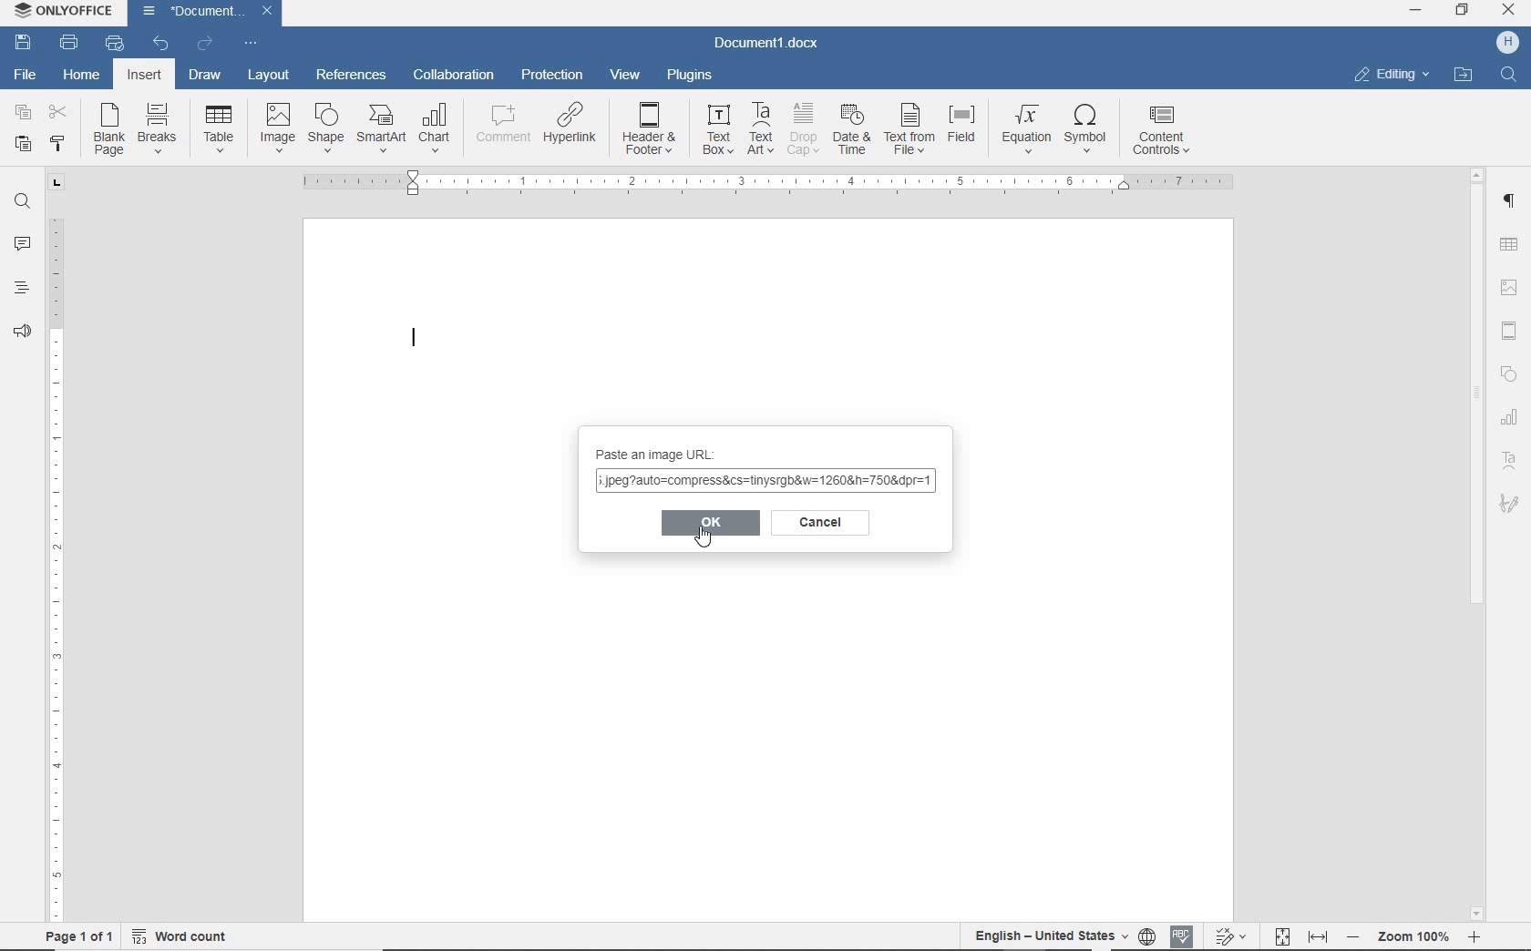 The image size is (1531, 951). What do you see at coordinates (714, 545) in the screenshot?
I see `Pointer` at bounding box center [714, 545].